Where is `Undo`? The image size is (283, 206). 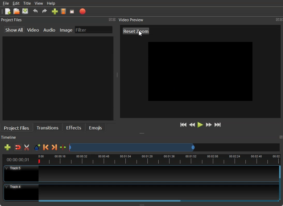
Undo is located at coordinates (35, 11).